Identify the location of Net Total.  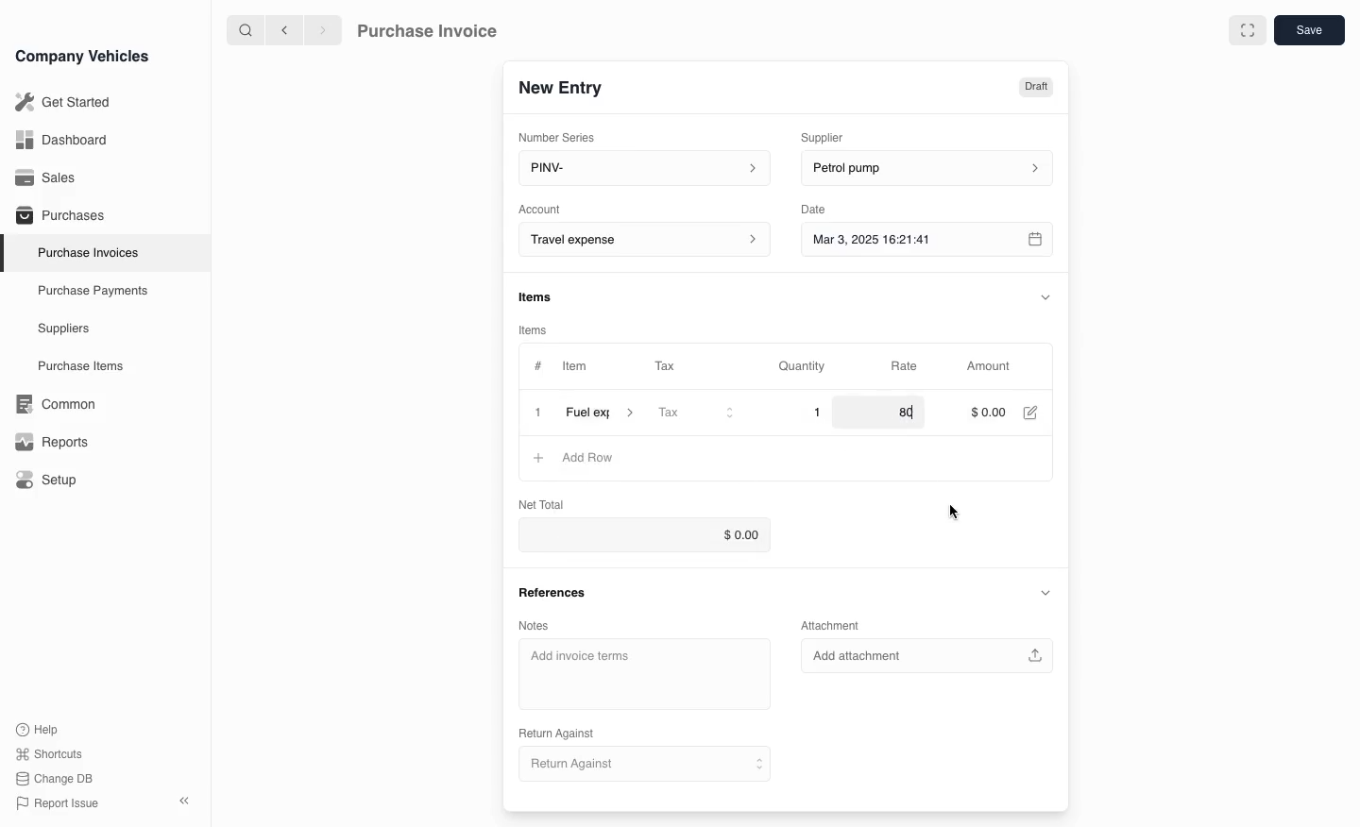
(538, 503).